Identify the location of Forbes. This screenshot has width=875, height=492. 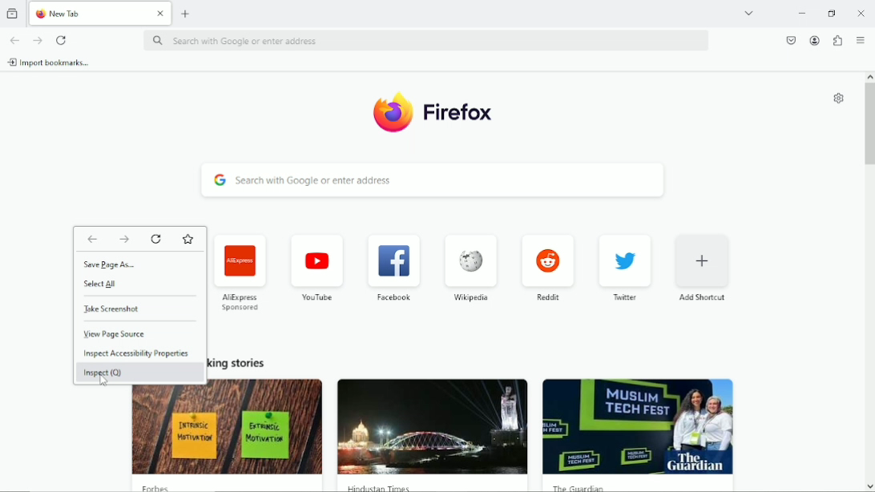
(160, 487).